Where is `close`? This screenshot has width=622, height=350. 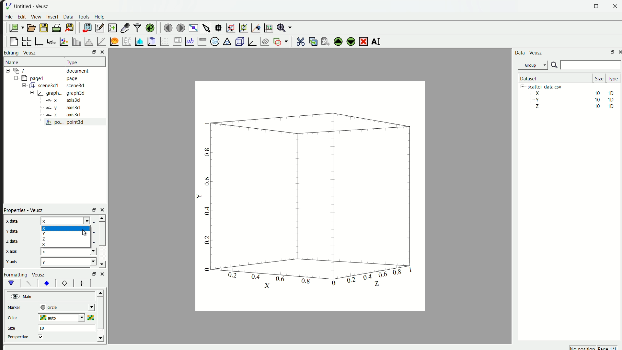 close is located at coordinates (101, 52).